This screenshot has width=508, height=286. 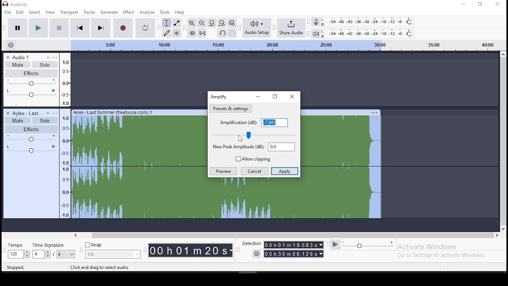 I want to click on open menu, so click(x=55, y=56).